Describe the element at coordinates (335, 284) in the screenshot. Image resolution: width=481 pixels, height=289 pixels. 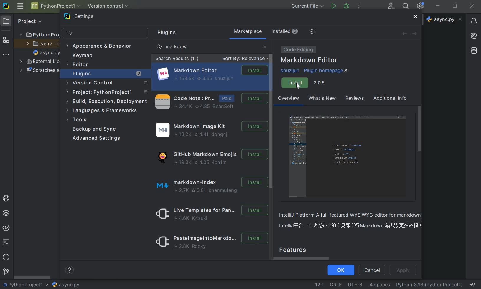
I see `line separtor` at that location.